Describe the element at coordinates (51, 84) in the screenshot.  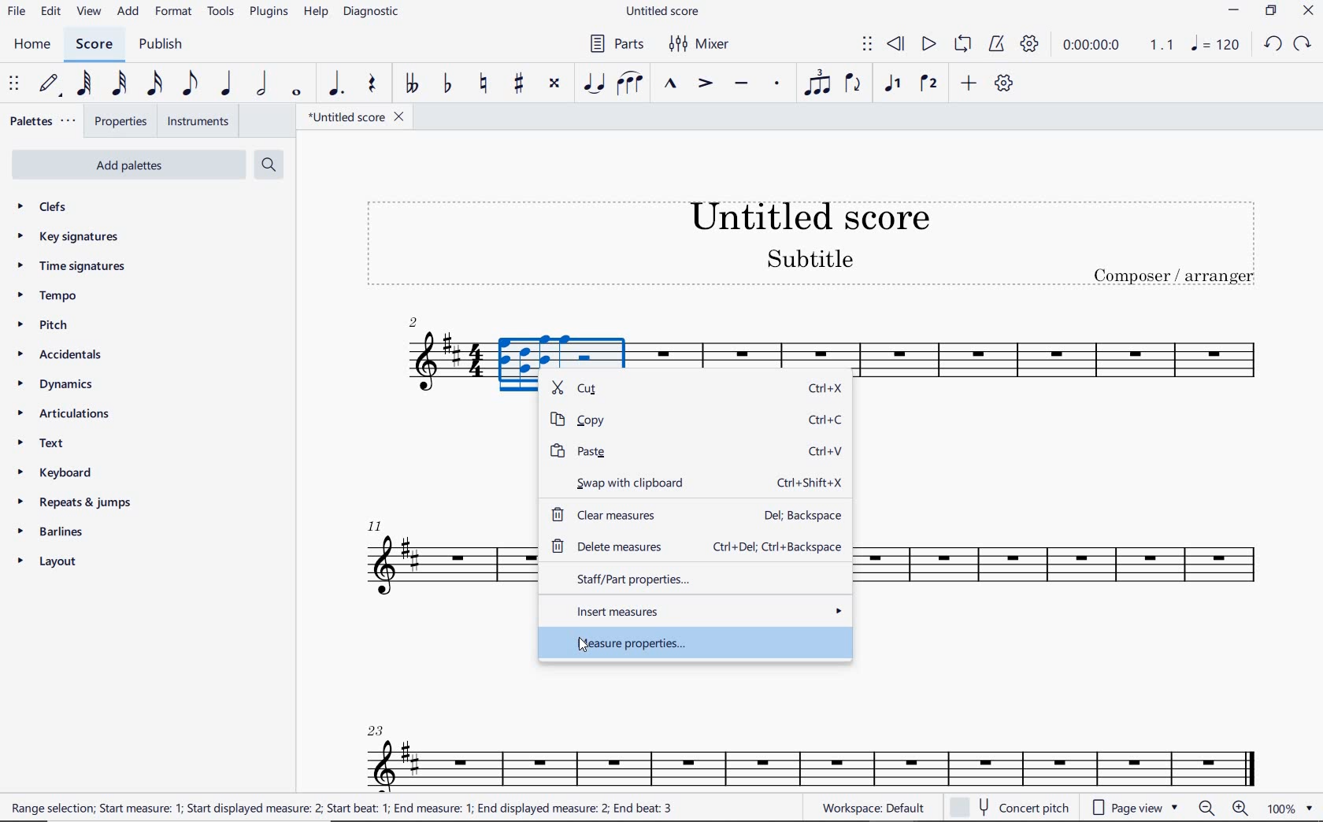
I see `DEFAULT (STEP TIME)` at that location.